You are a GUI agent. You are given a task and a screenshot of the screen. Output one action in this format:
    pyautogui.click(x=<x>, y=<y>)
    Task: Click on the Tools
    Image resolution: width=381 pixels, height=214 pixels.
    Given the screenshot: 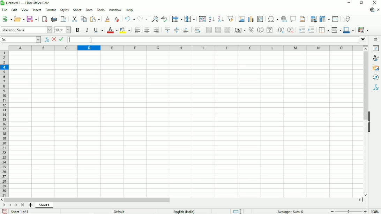 What is the action you would take?
    pyautogui.click(x=101, y=10)
    